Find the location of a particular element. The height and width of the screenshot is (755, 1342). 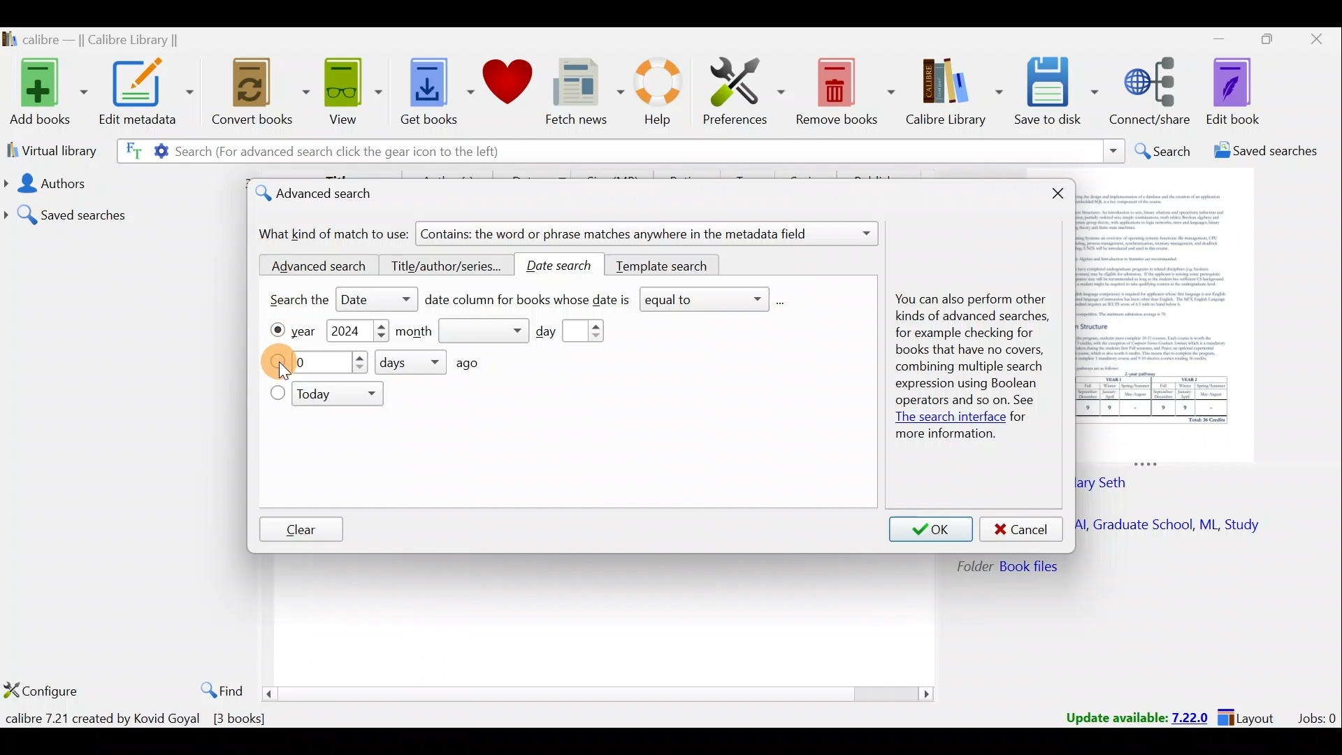

2024 is located at coordinates (347, 333).